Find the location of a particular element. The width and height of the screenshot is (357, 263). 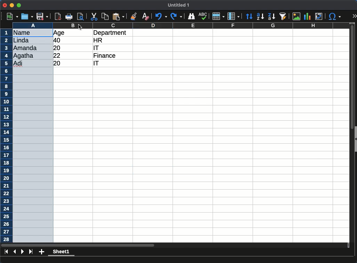

20 is located at coordinates (62, 63).